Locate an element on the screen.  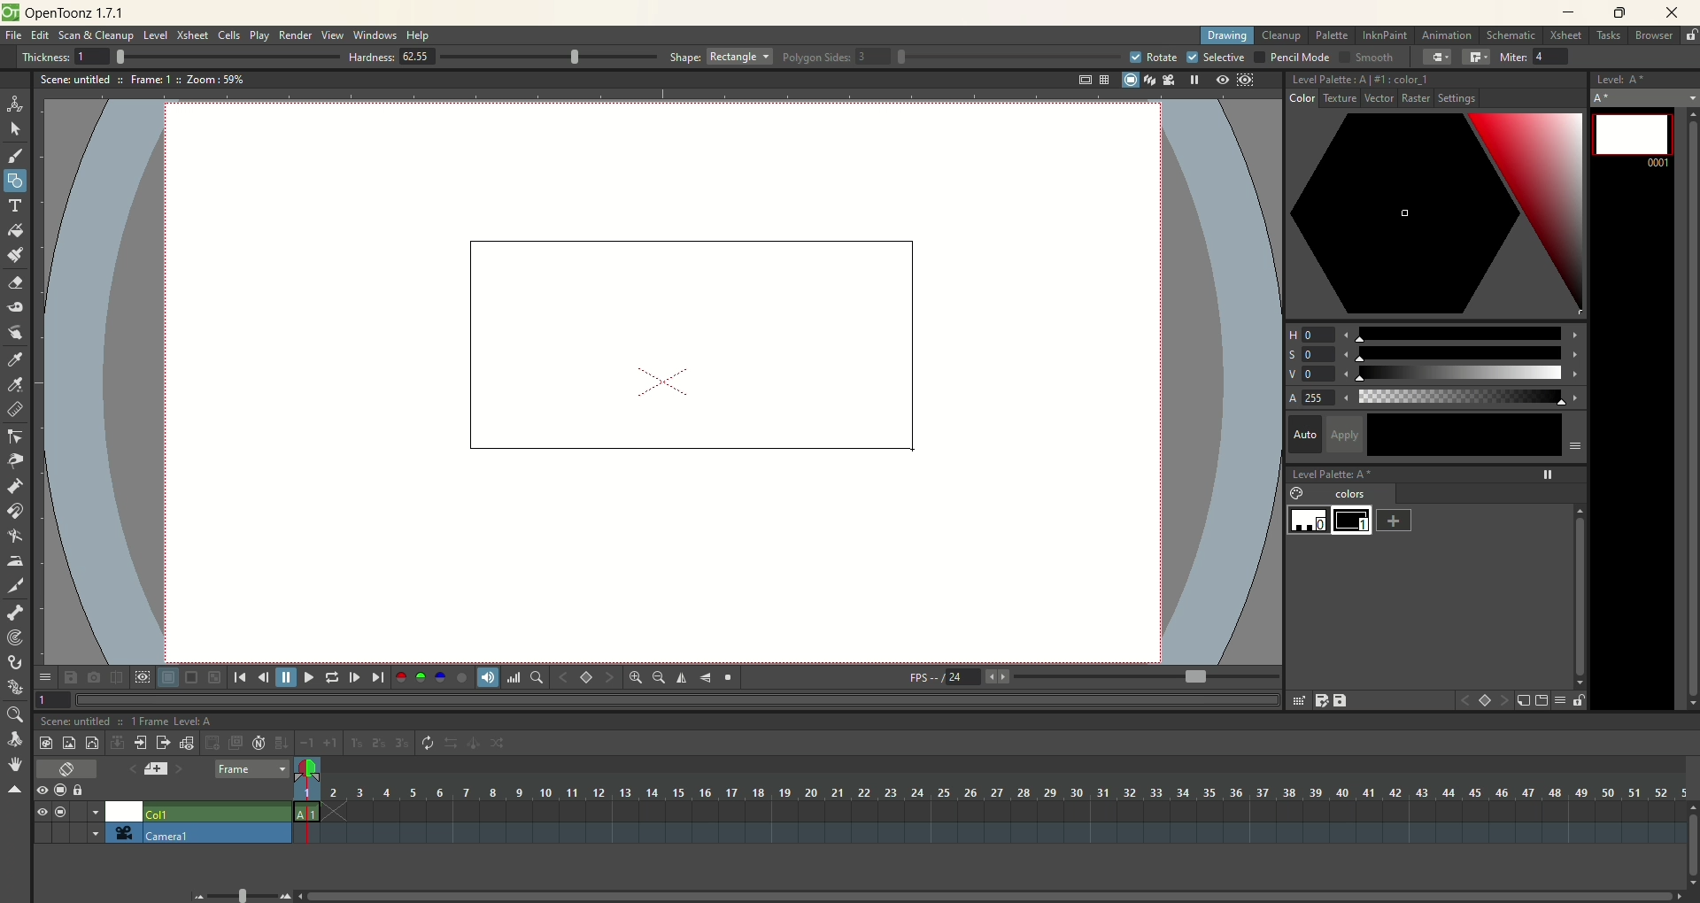
X sheet is located at coordinates (194, 35).